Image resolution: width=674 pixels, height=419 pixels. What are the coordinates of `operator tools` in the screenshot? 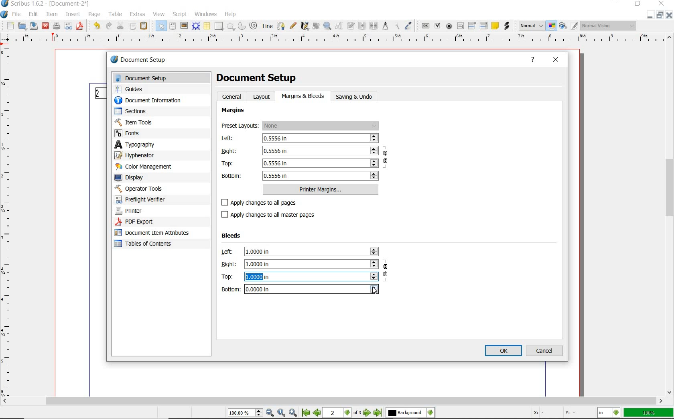 It's located at (156, 189).